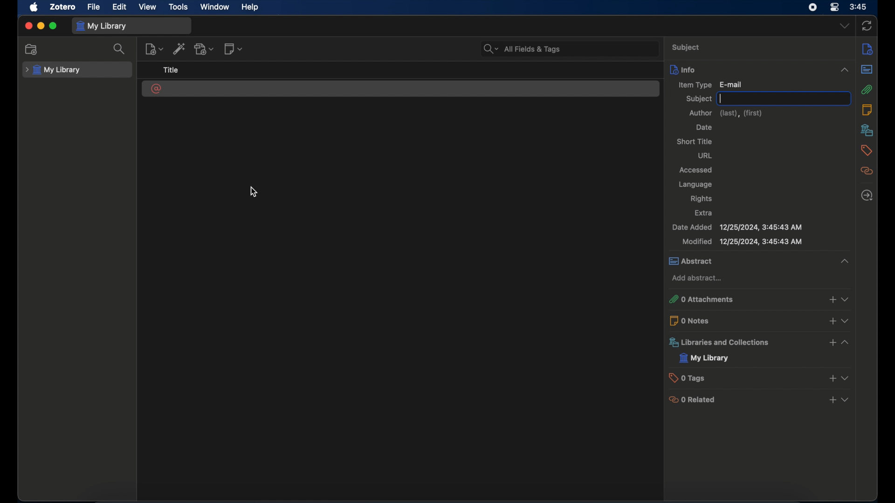 The height and width of the screenshot is (503, 895). What do you see at coordinates (758, 69) in the screenshot?
I see `info` at bounding box center [758, 69].